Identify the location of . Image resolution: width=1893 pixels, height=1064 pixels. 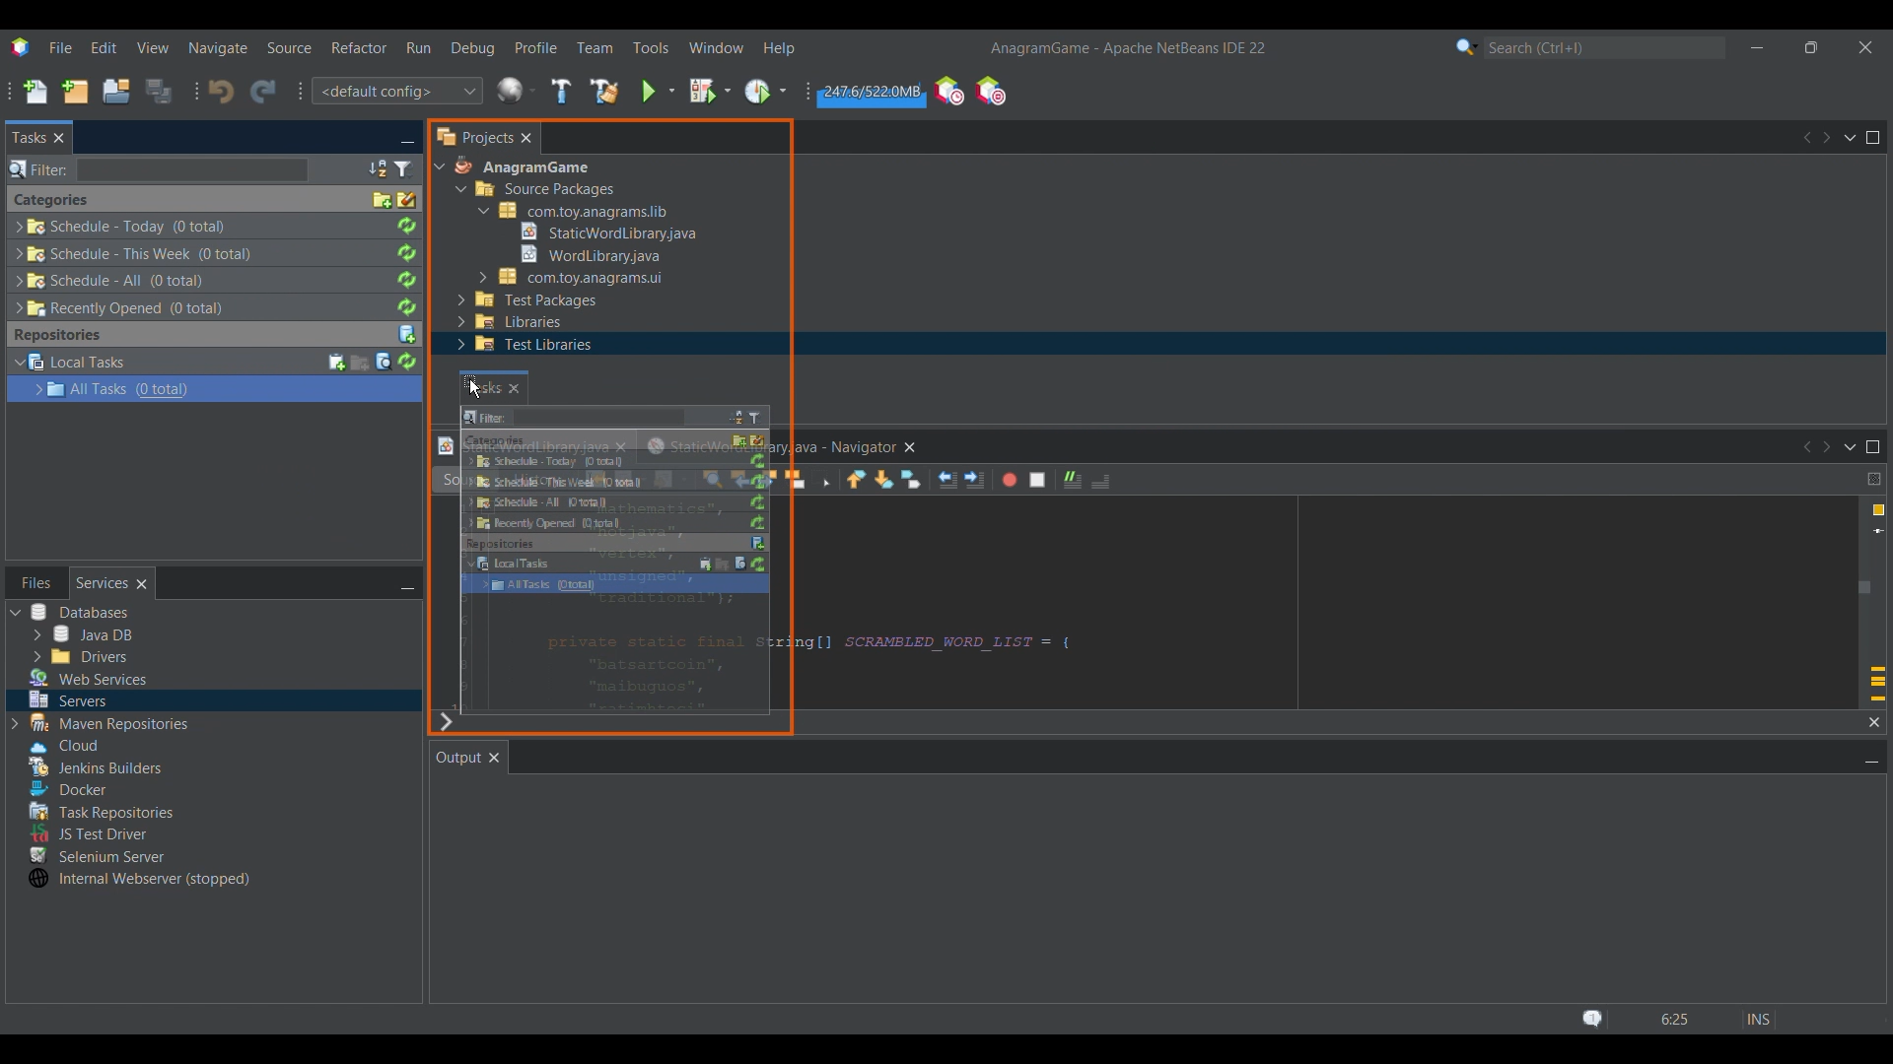
(493, 385).